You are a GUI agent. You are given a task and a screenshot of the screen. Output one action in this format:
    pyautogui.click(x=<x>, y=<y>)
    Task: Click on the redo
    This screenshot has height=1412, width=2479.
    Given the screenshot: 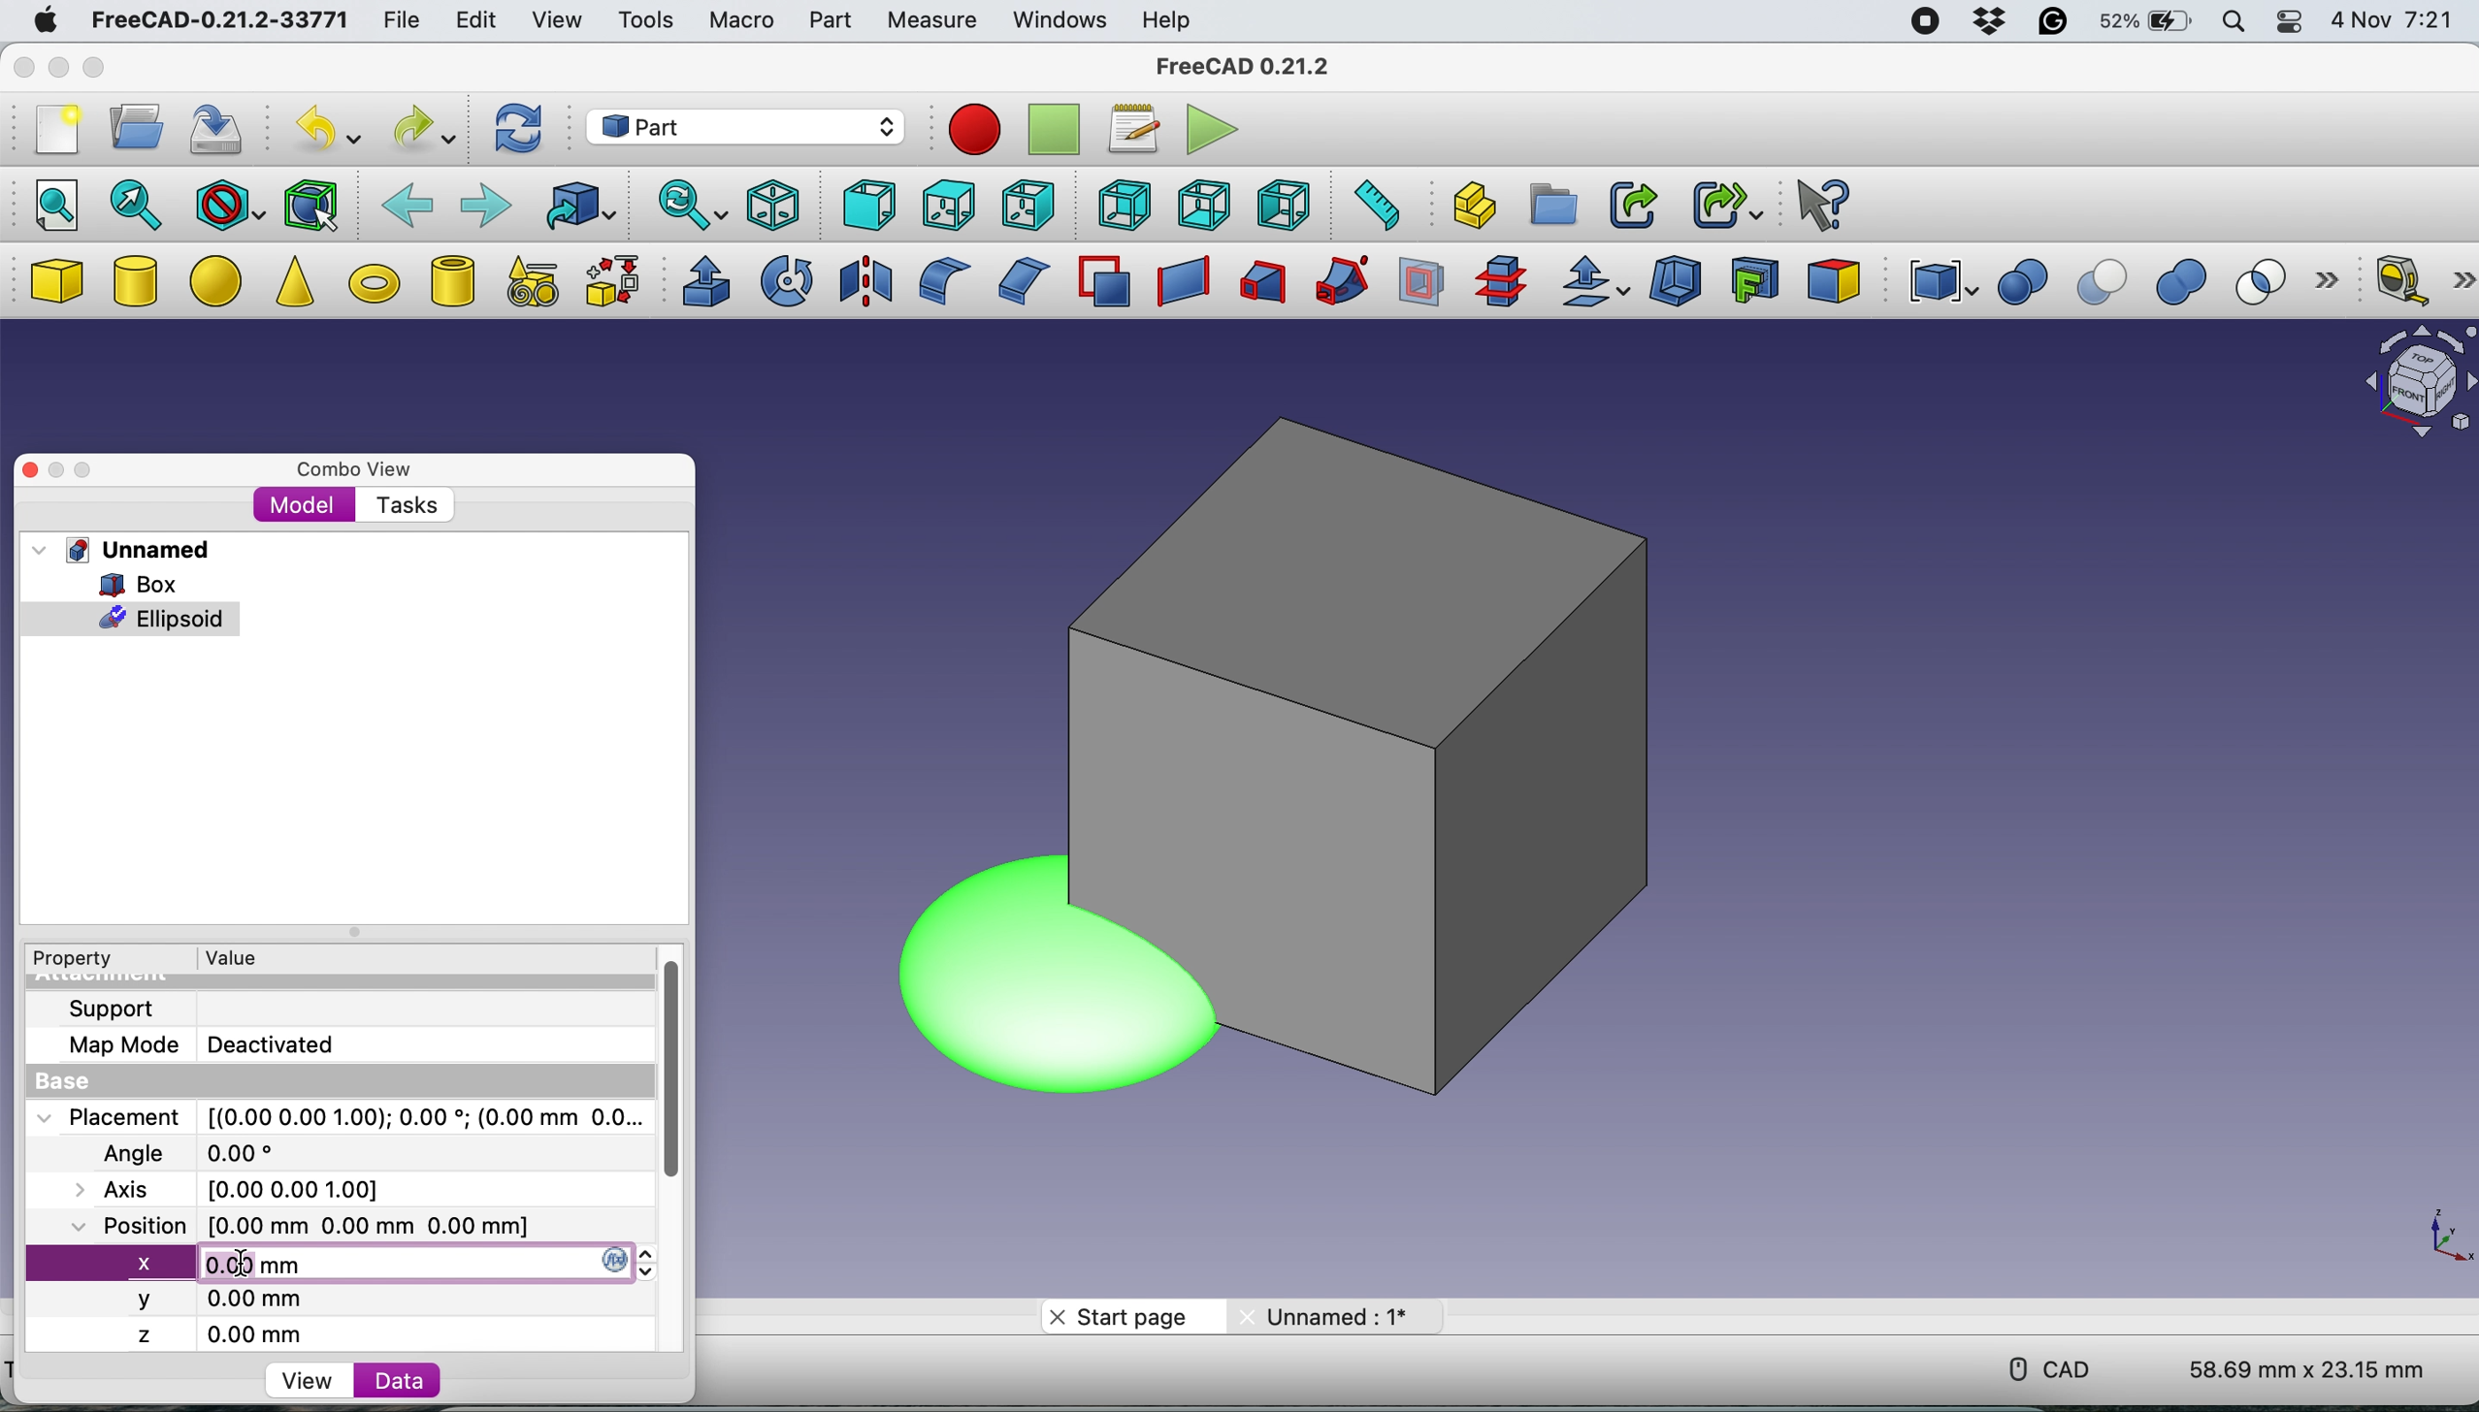 What is the action you would take?
    pyautogui.click(x=423, y=129)
    